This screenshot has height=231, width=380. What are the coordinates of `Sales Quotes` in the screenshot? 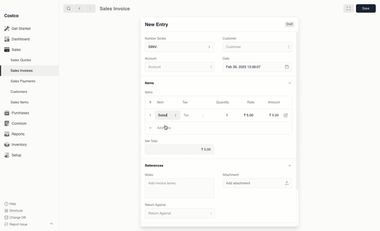 It's located at (22, 60).